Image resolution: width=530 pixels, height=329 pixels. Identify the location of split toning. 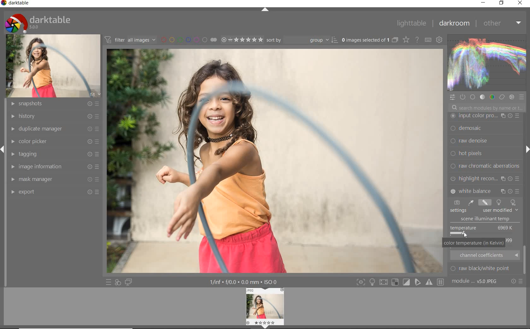
(485, 190).